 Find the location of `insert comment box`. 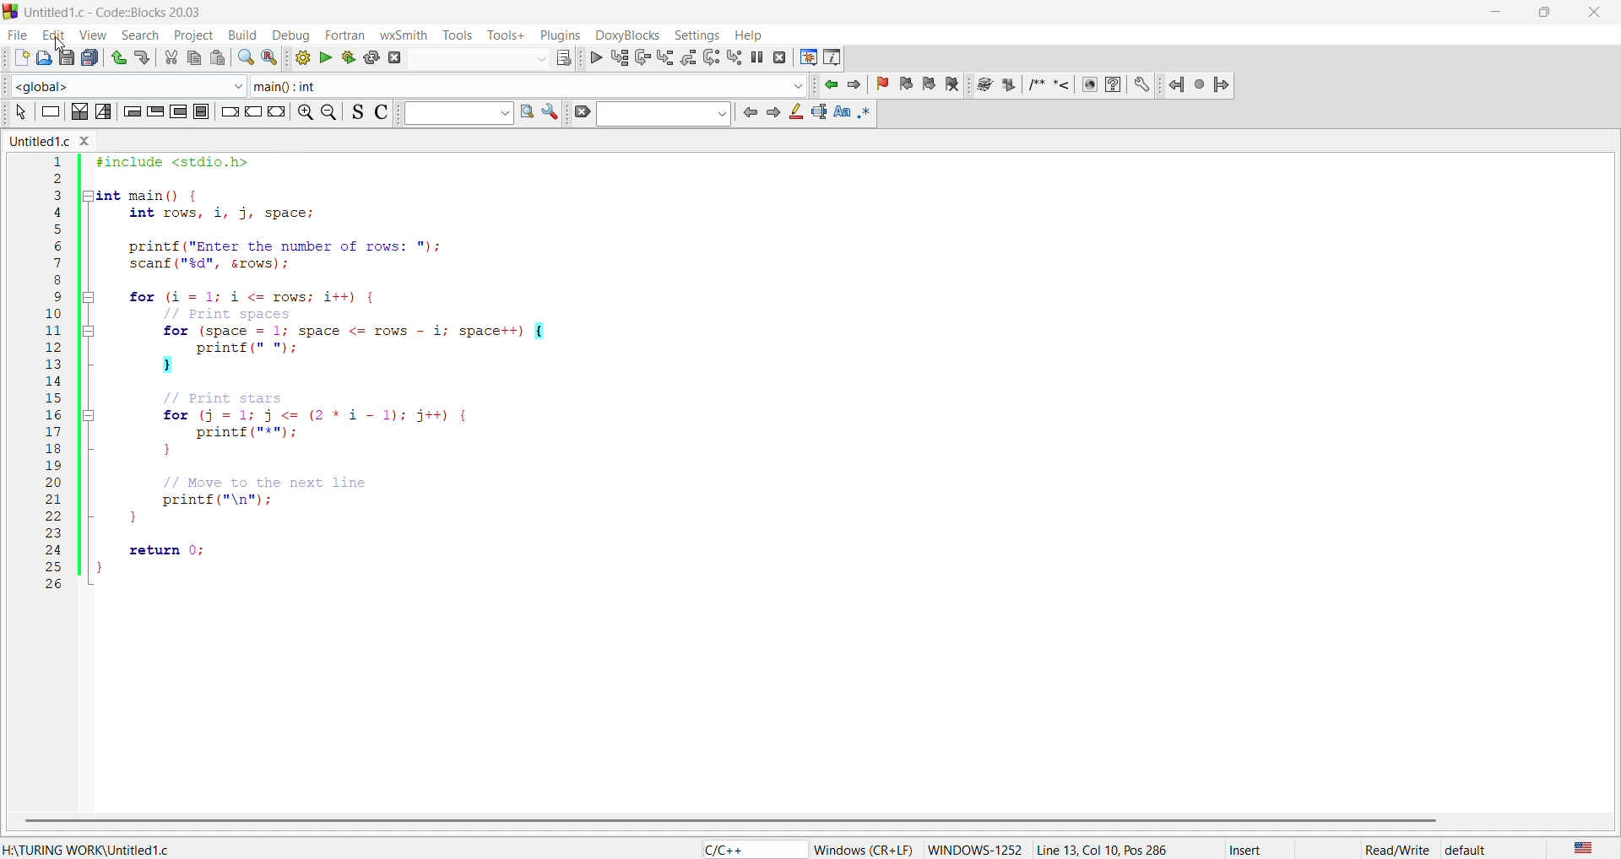

insert comment box is located at coordinates (1037, 87).